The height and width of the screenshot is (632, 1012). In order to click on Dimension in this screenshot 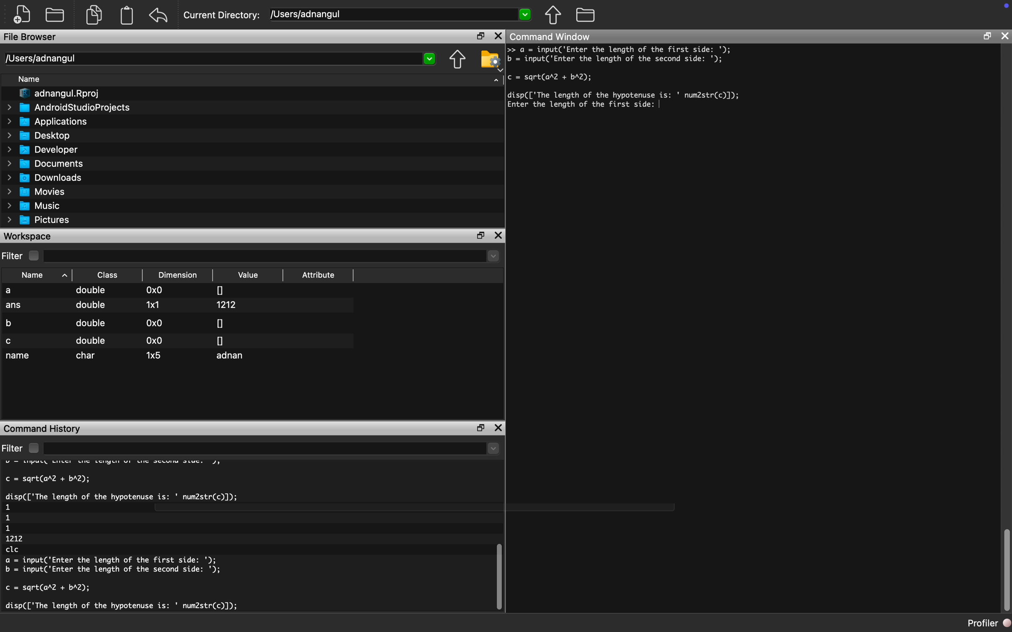, I will do `click(180, 275)`.